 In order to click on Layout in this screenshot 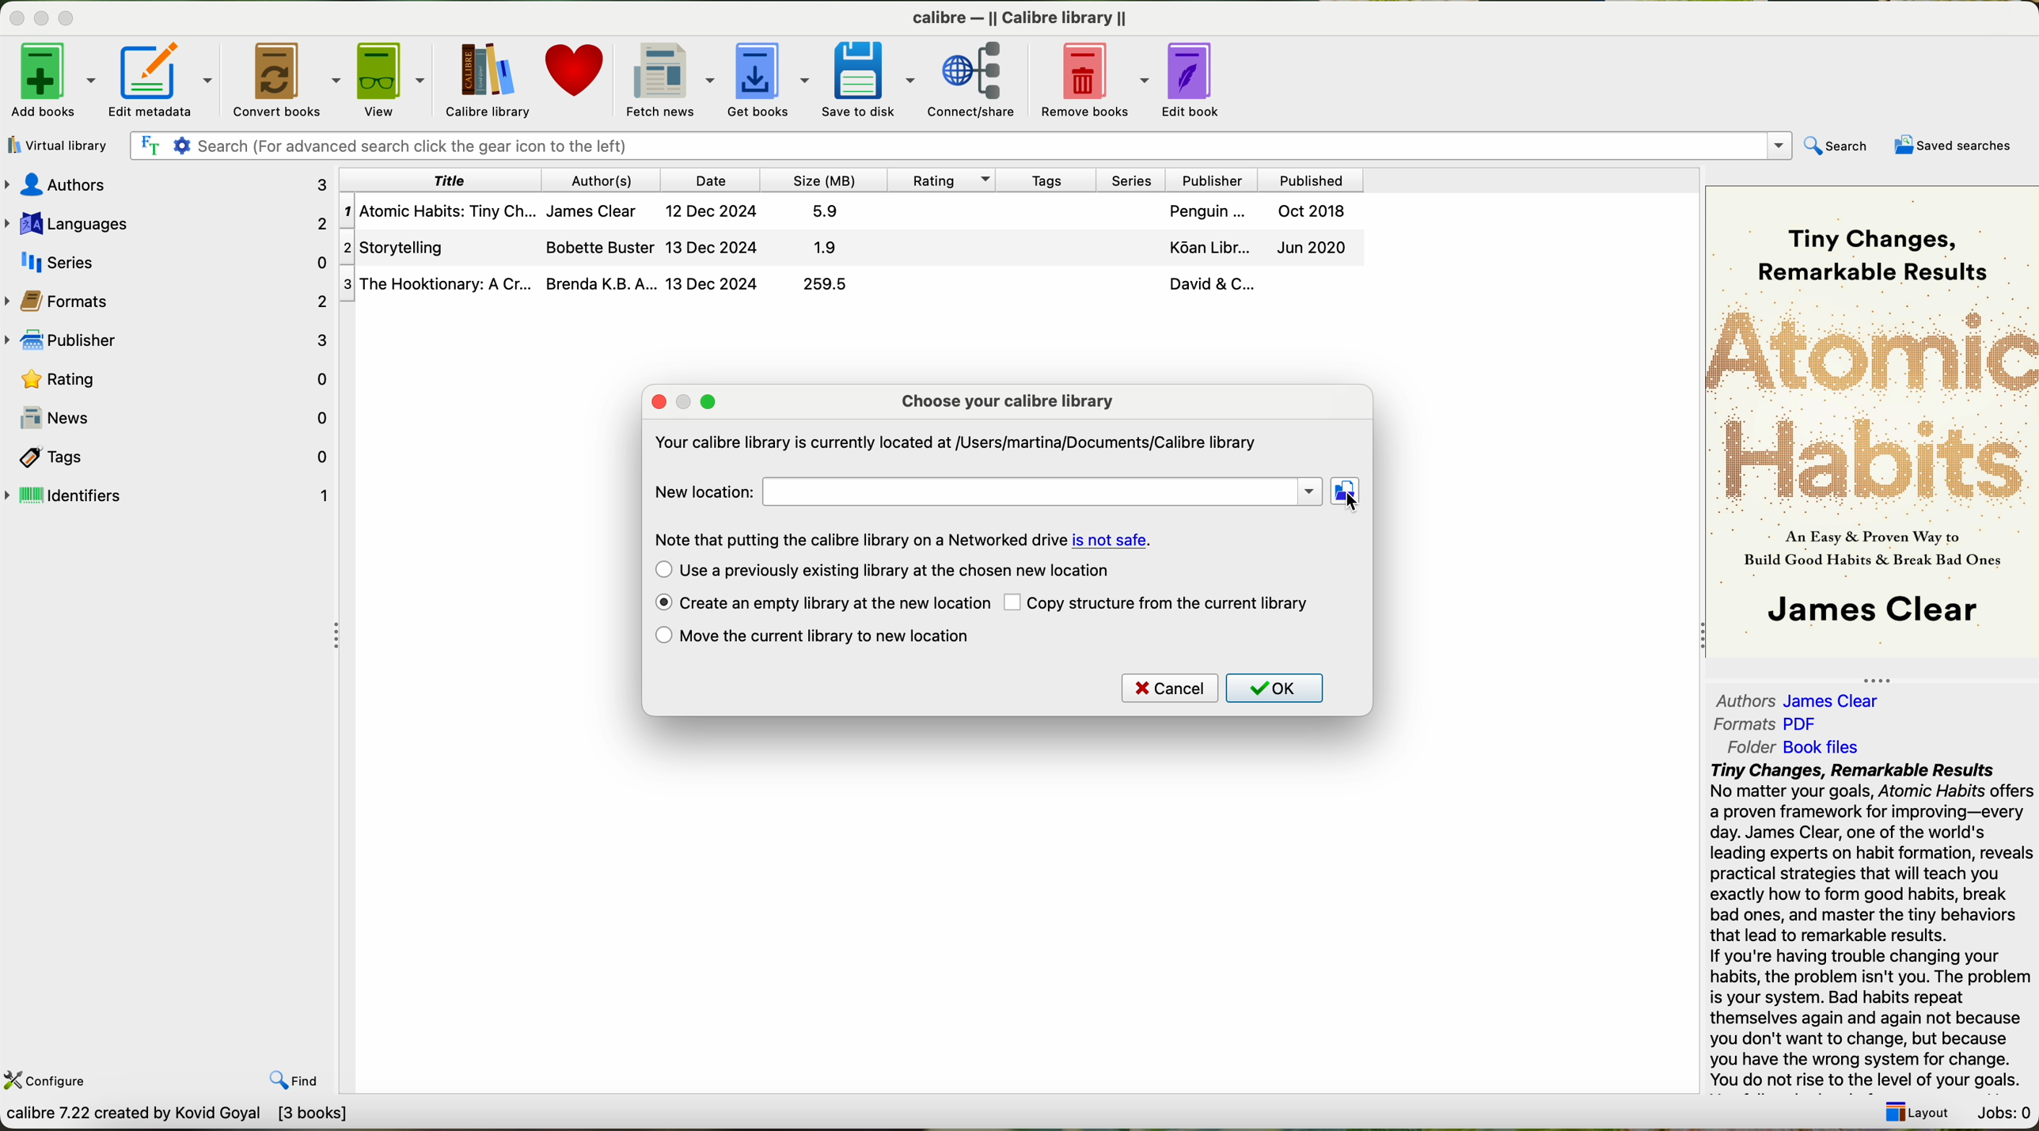, I will do `click(1912, 1107)`.